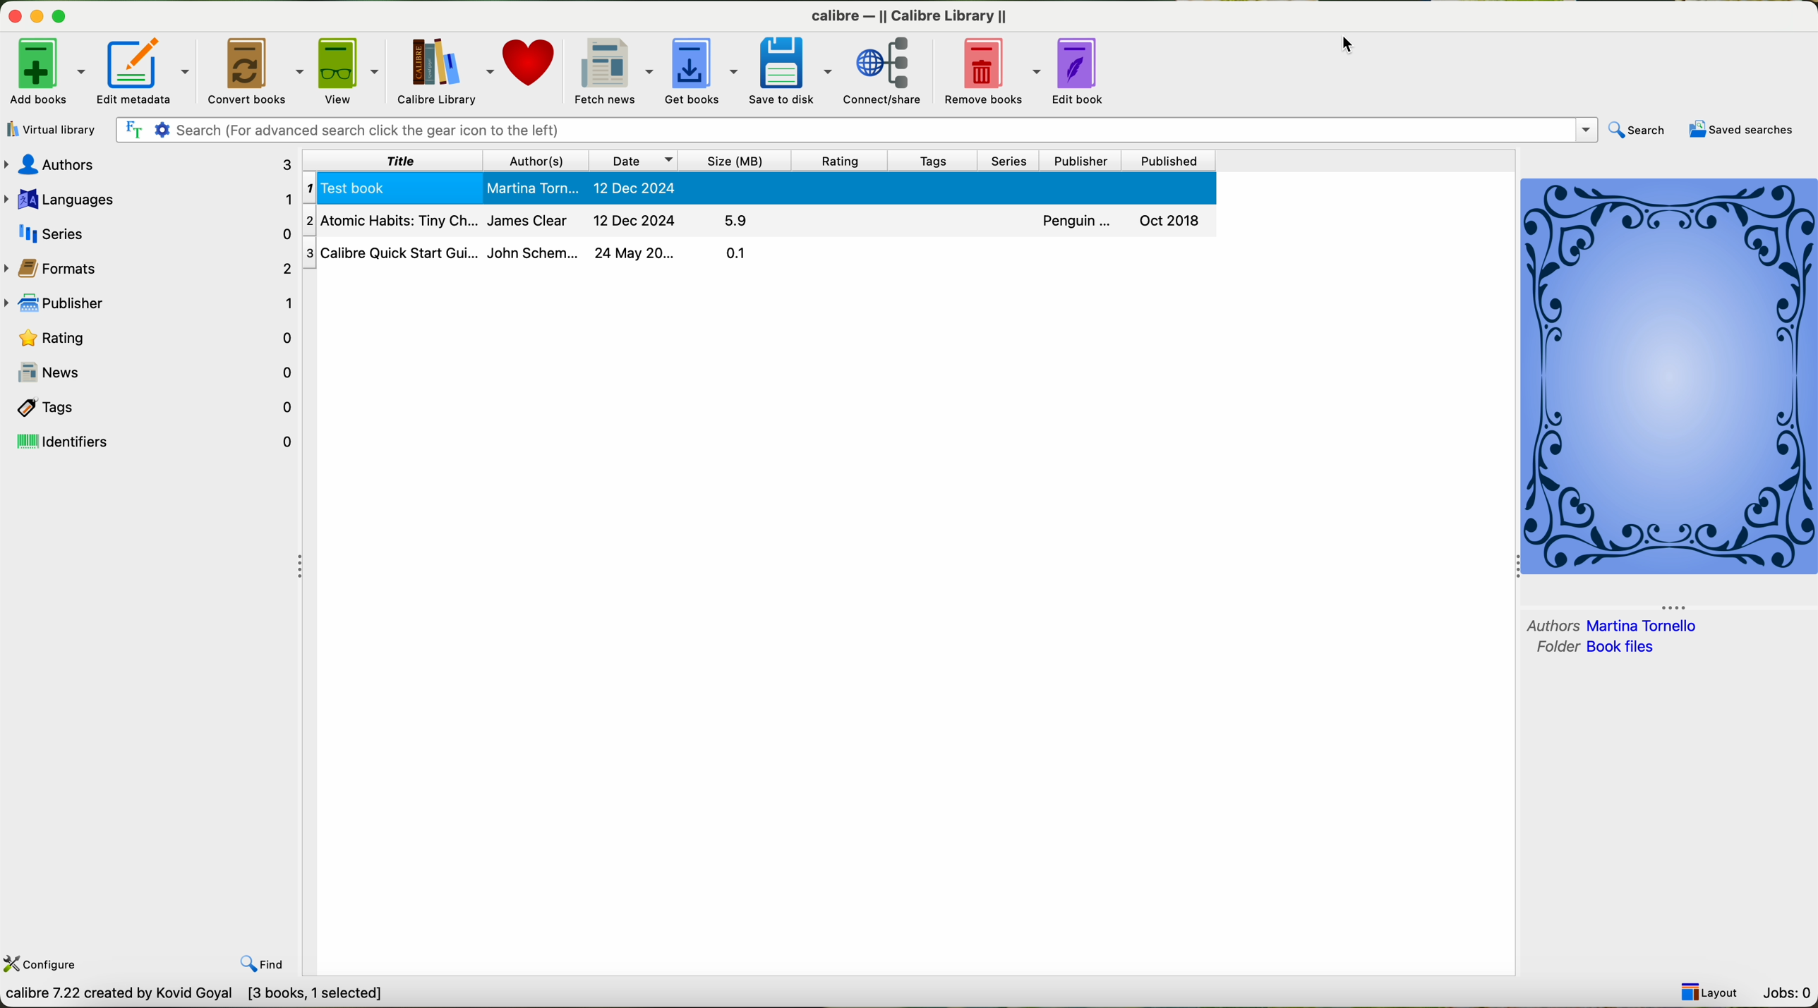 This screenshot has height=1008, width=1818. I want to click on rating, so click(150, 337).